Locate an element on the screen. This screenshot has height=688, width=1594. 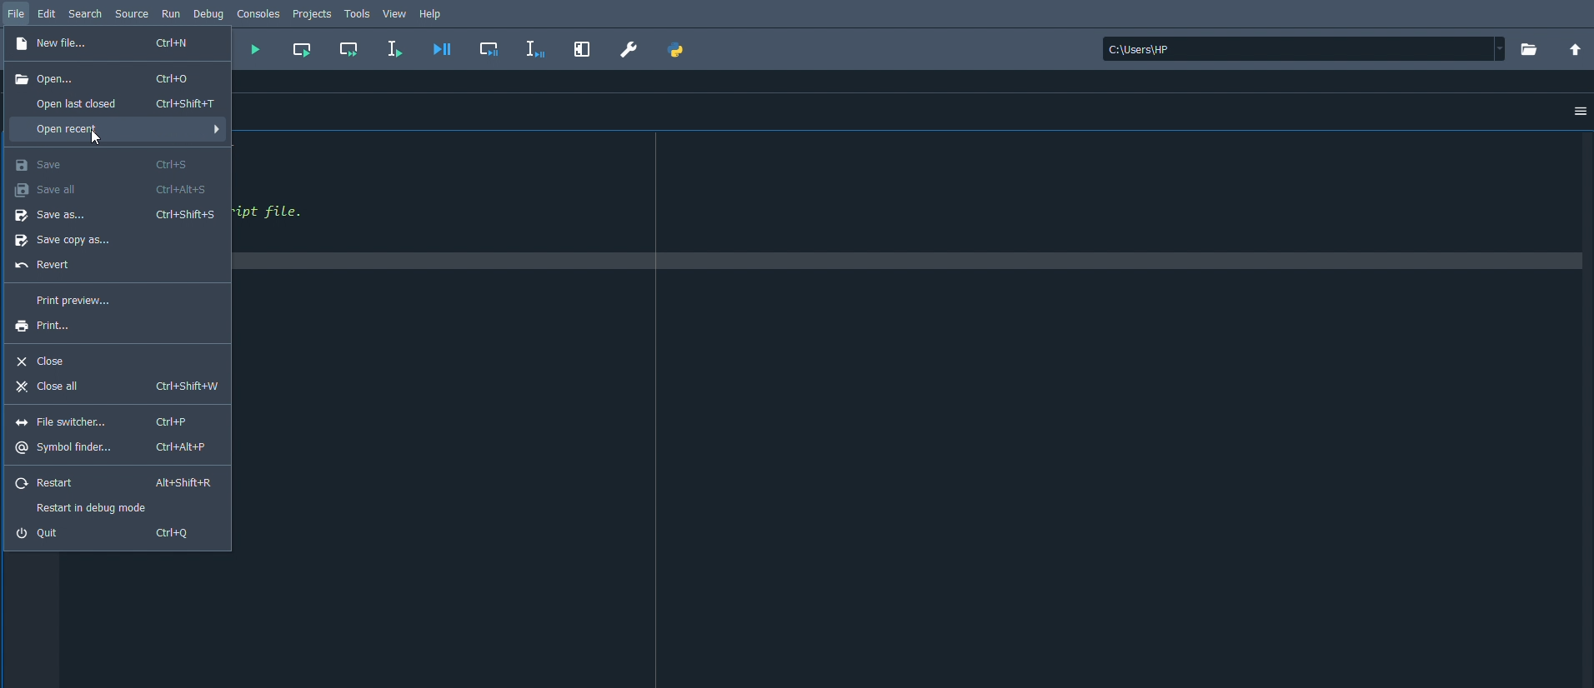
Browse a working directory is located at coordinates (1530, 48).